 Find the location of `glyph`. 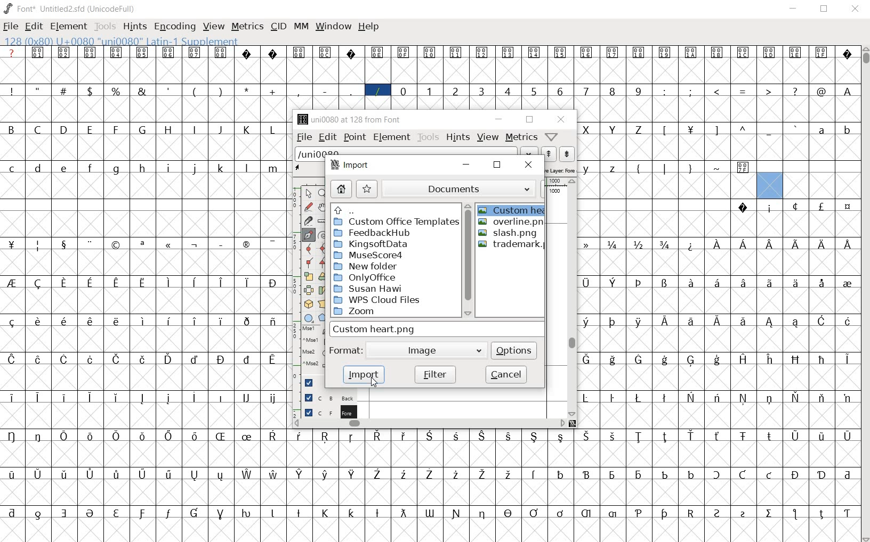

glyph is located at coordinates (194, 53).